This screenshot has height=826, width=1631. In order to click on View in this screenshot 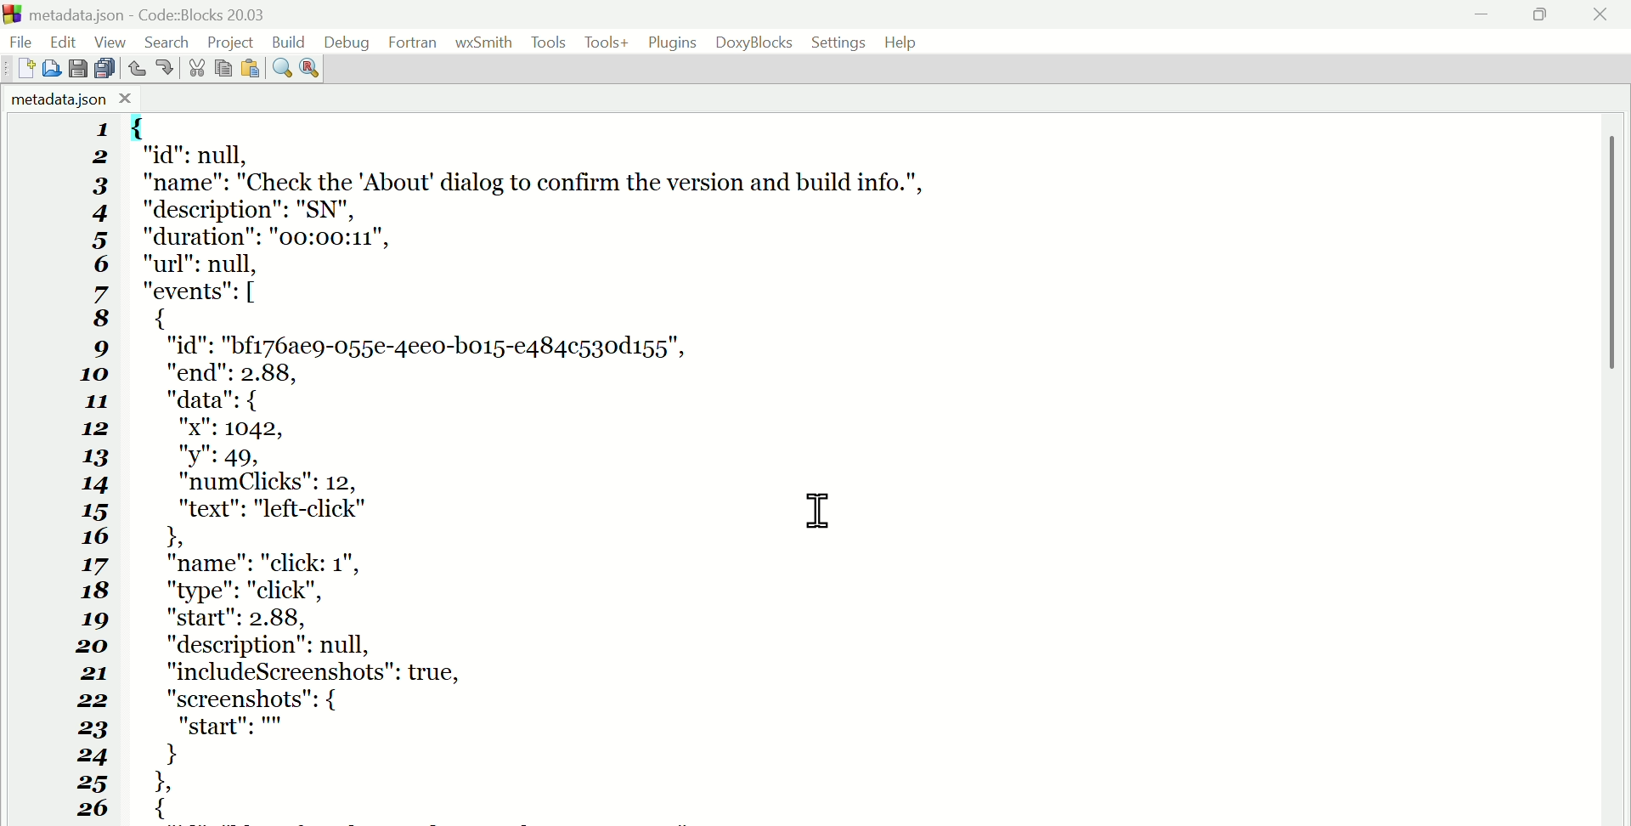, I will do `click(113, 41)`.